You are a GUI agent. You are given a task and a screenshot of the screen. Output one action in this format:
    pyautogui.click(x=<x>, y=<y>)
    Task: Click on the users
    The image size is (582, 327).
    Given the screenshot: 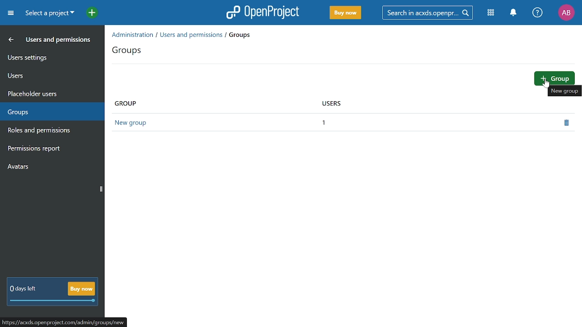 What is the action you would take?
    pyautogui.click(x=47, y=75)
    